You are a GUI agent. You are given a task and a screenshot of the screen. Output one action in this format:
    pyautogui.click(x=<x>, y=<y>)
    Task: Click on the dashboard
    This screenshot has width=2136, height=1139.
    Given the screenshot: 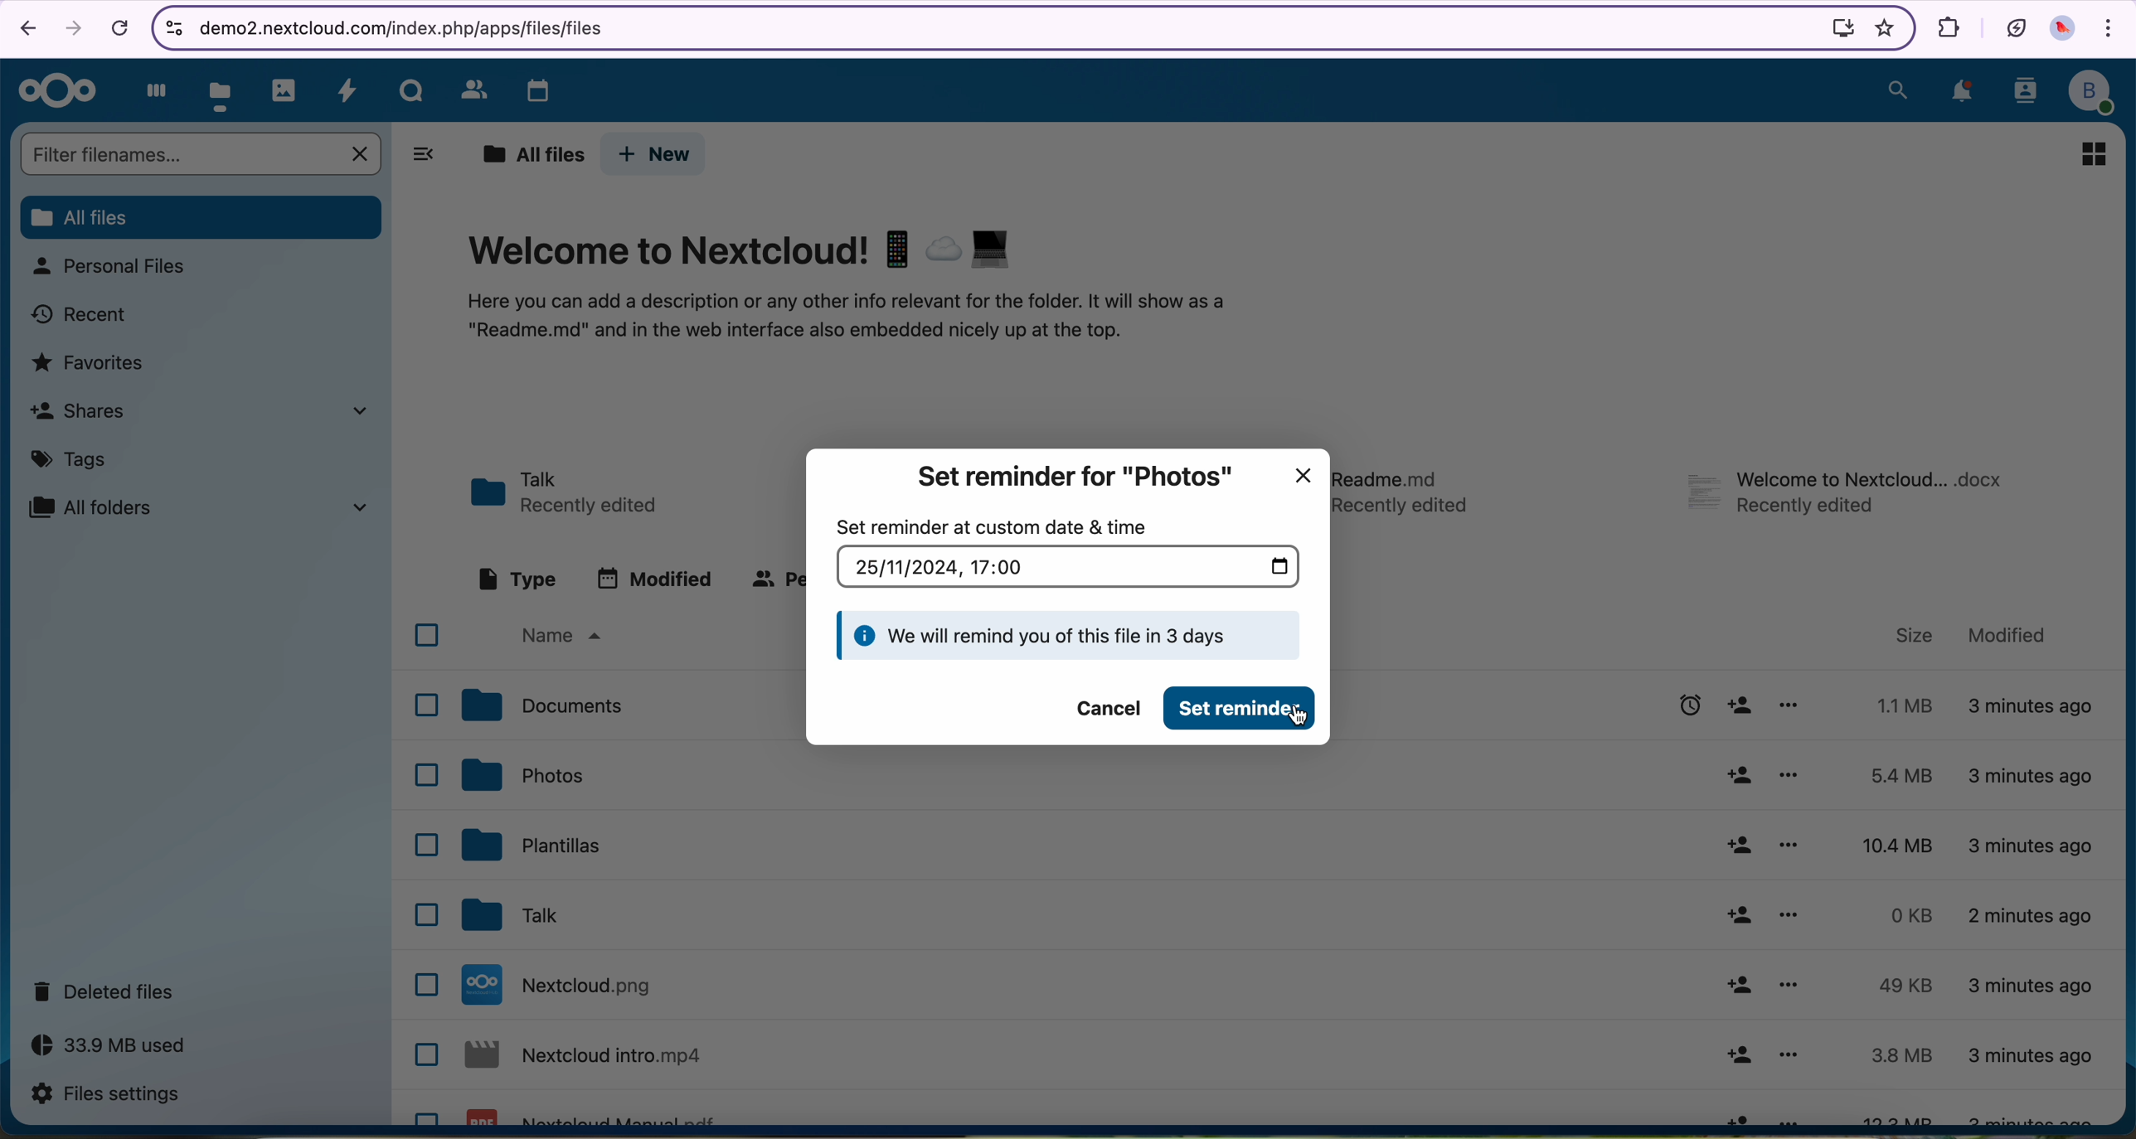 What is the action you would take?
    pyautogui.click(x=151, y=90)
    